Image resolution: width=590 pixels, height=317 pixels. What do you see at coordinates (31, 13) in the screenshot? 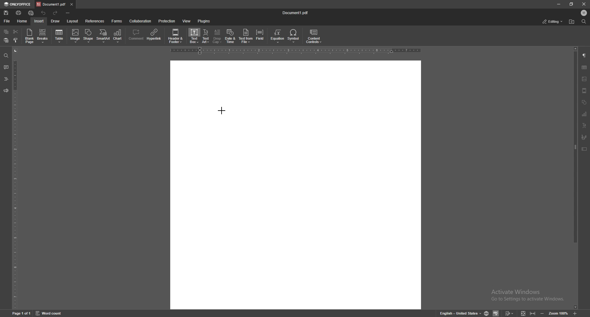
I see `quick print` at bounding box center [31, 13].